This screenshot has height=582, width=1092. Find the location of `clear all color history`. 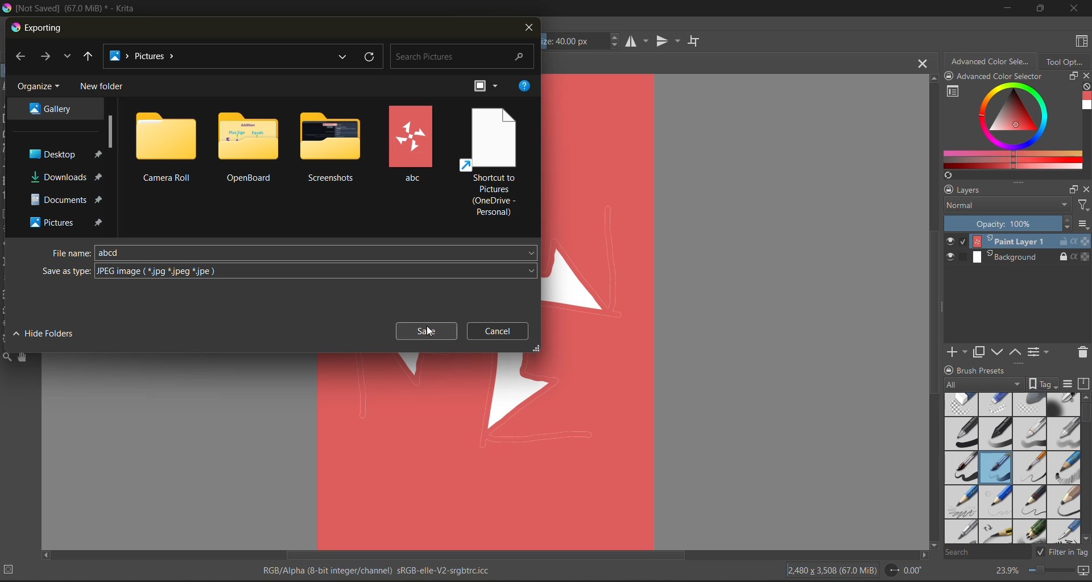

clear all color history is located at coordinates (1084, 86).